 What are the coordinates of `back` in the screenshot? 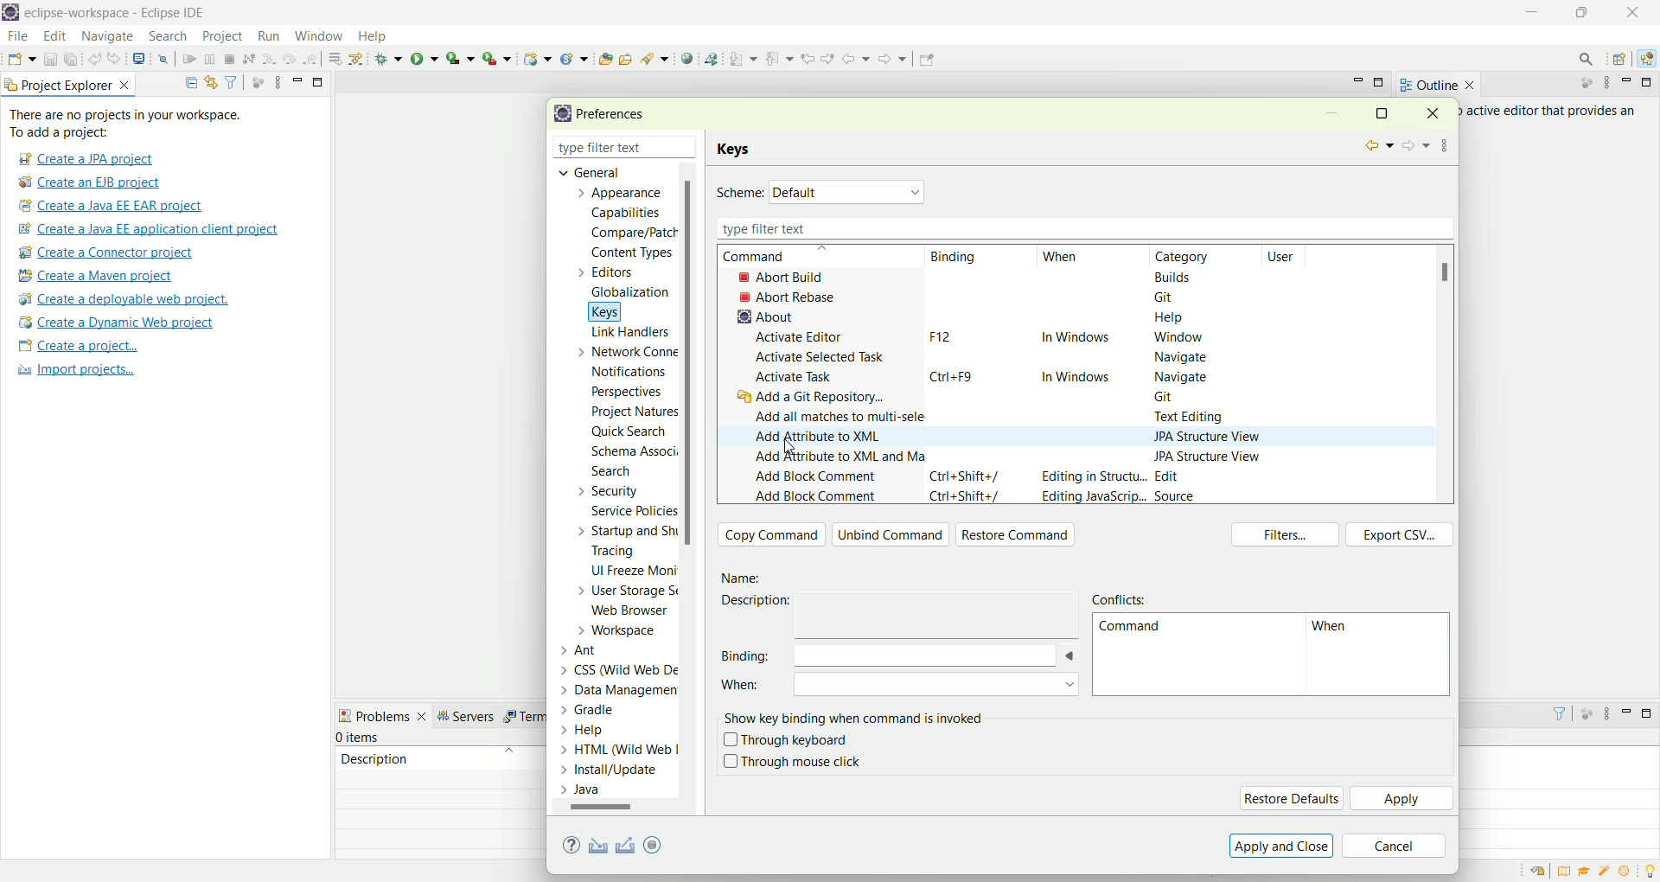 It's located at (859, 58).